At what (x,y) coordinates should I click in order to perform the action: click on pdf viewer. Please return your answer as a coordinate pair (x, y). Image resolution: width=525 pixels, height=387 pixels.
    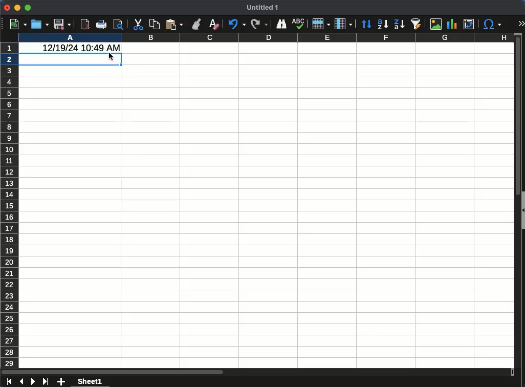
    Looking at the image, I should click on (85, 25).